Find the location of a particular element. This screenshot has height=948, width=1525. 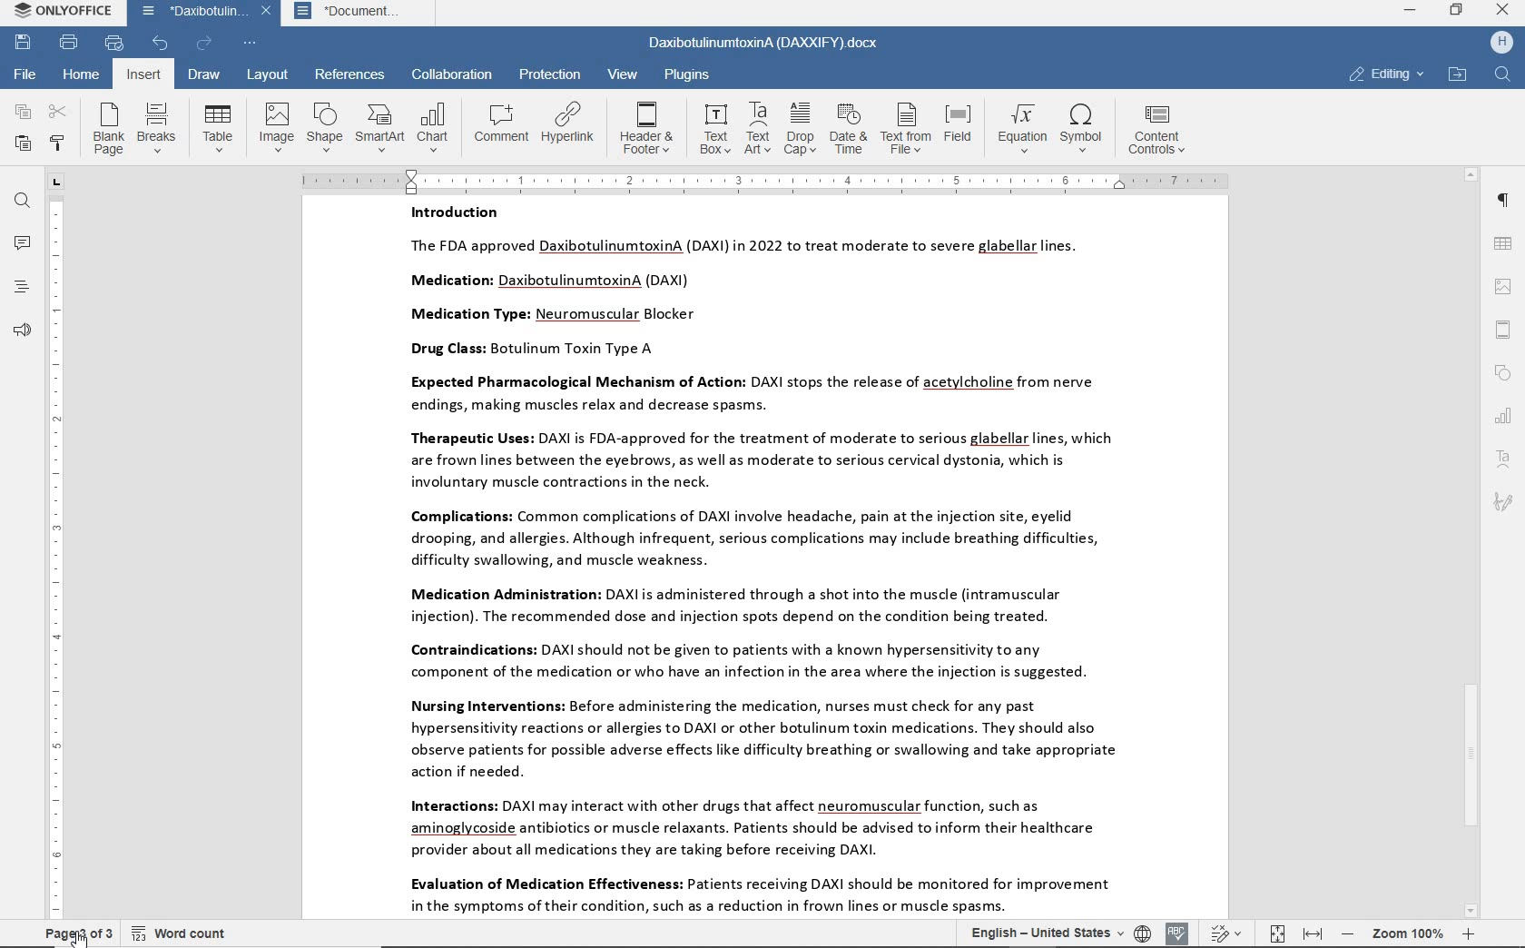

undo is located at coordinates (162, 44).